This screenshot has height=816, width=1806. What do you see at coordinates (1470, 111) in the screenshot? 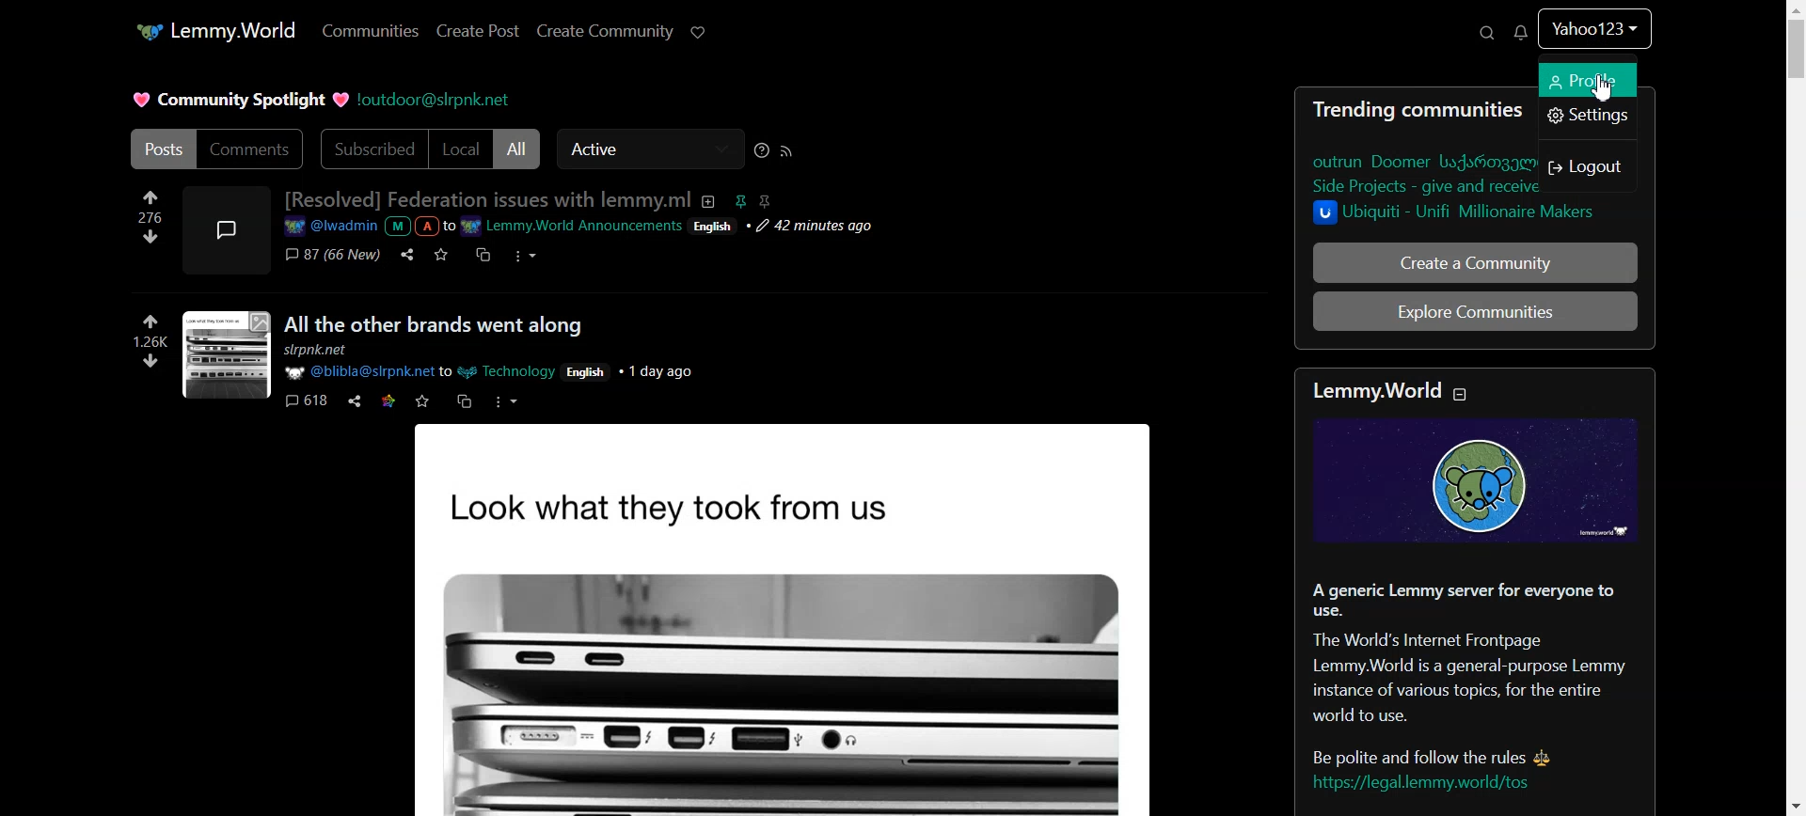
I see `communities` at bounding box center [1470, 111].